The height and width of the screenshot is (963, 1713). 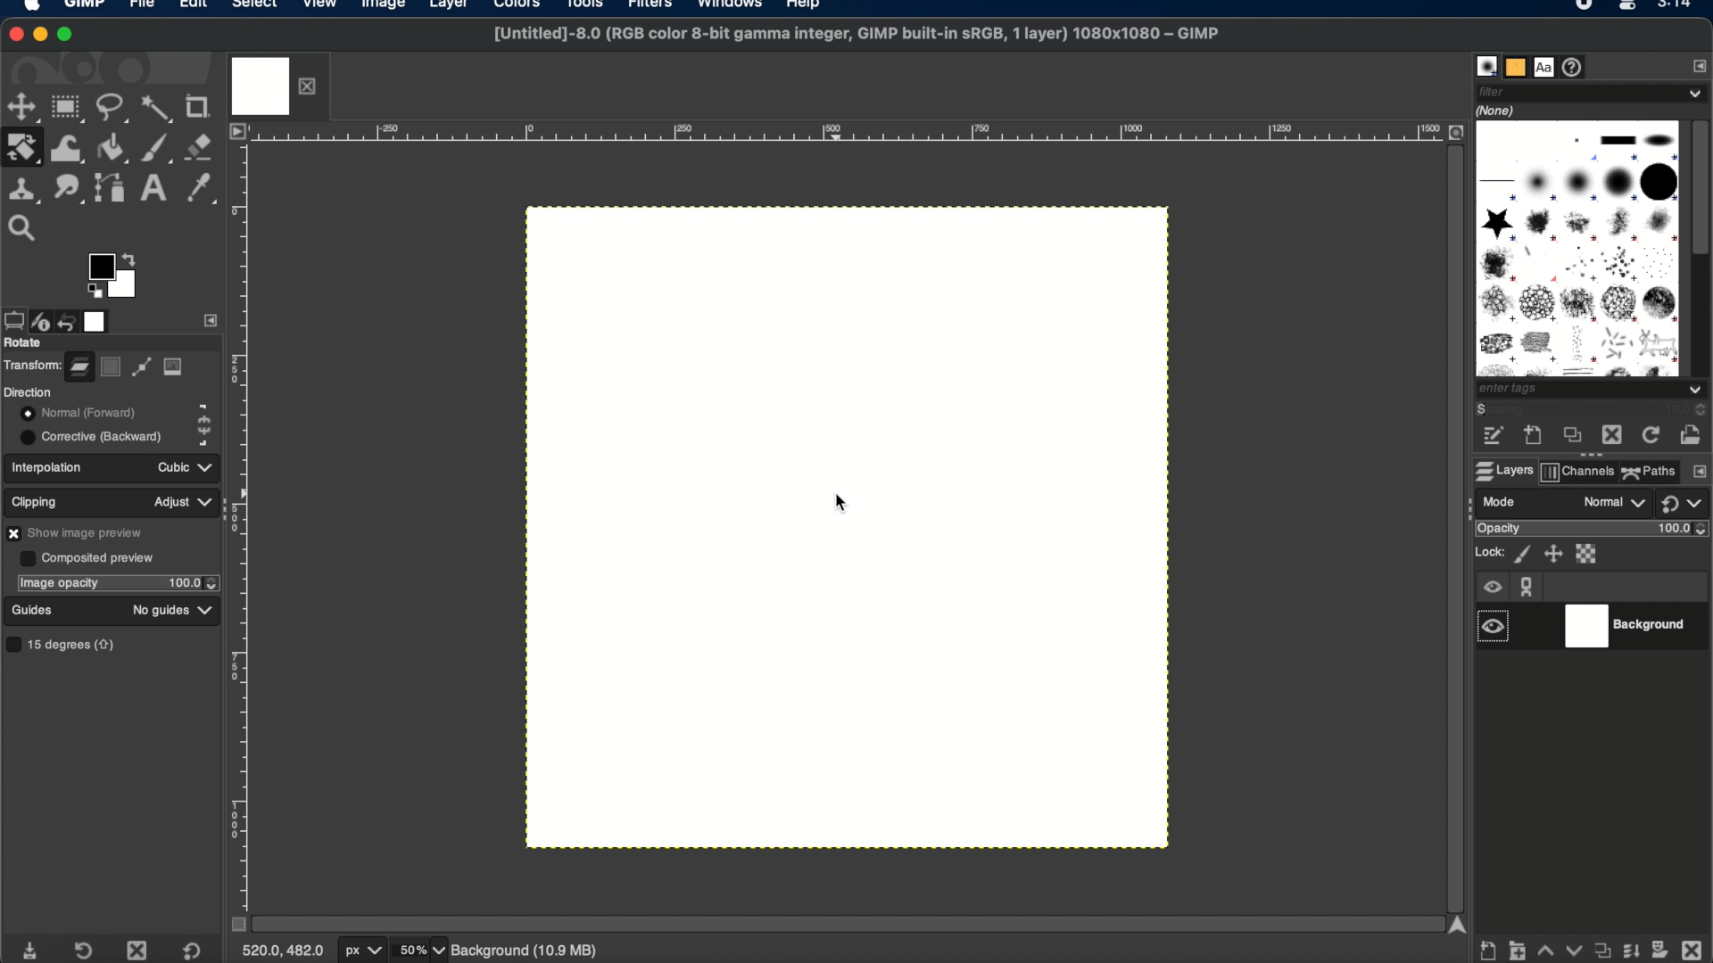 What do you see at coordinates (160, 611) in the screenshot?
I see `no guides` at bounding box center [160, 611].